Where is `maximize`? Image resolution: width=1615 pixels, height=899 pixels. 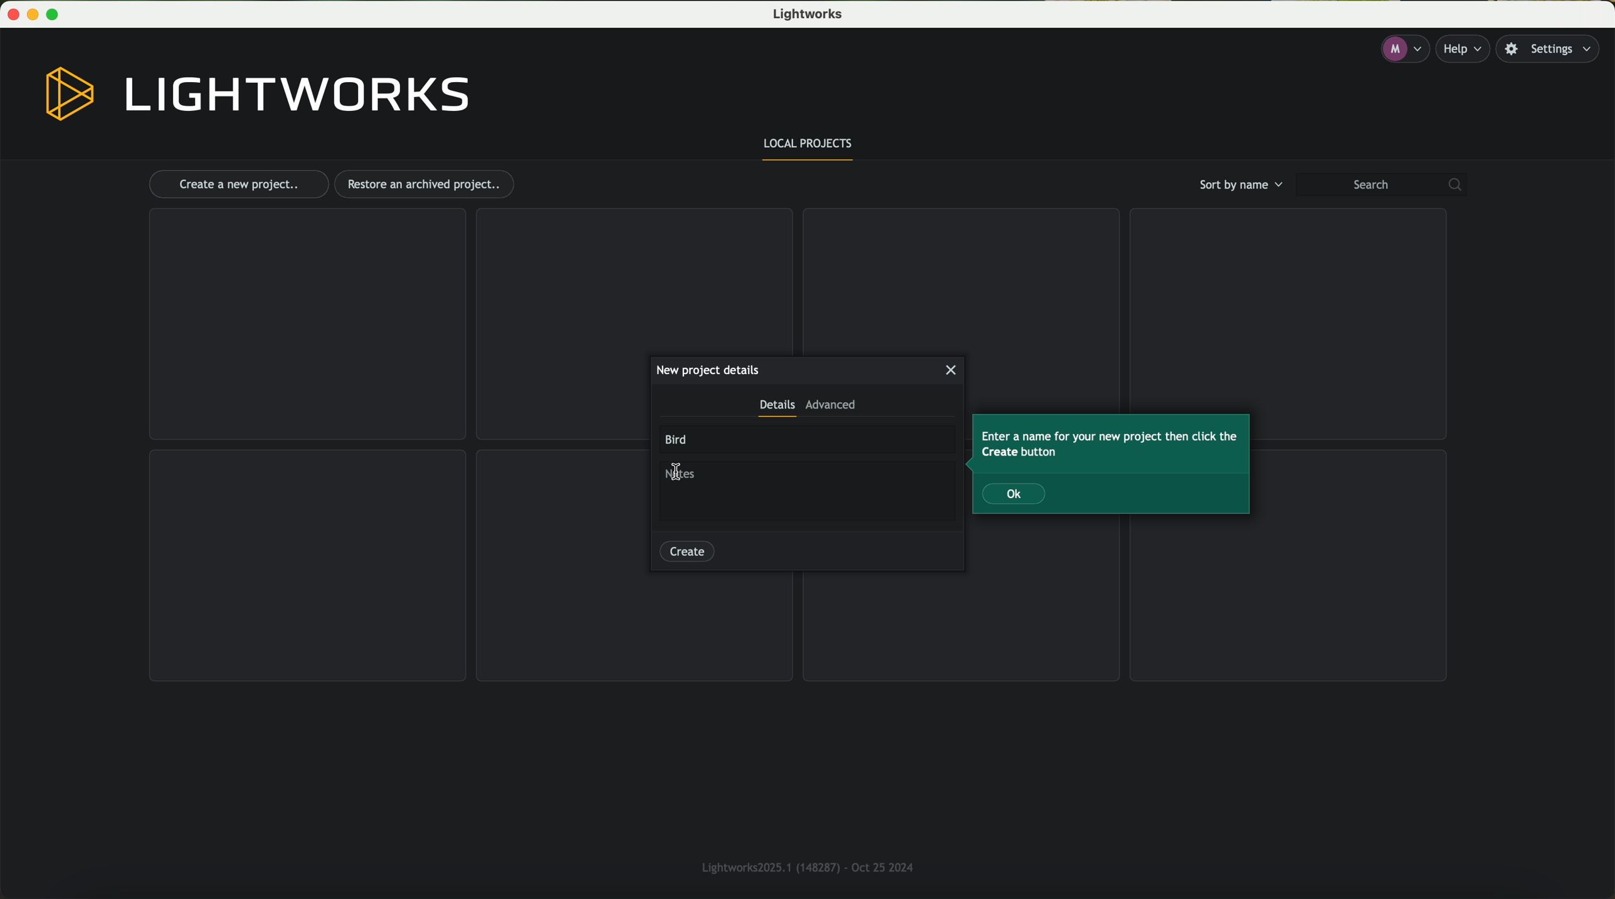 maximize is located at coordinates (58, 14).